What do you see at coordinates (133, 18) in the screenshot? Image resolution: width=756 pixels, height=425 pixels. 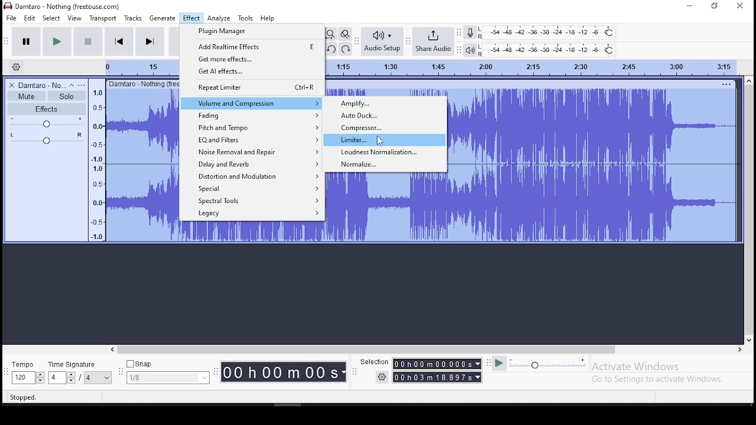 I see `tracks` at bounding box center [133, 18].